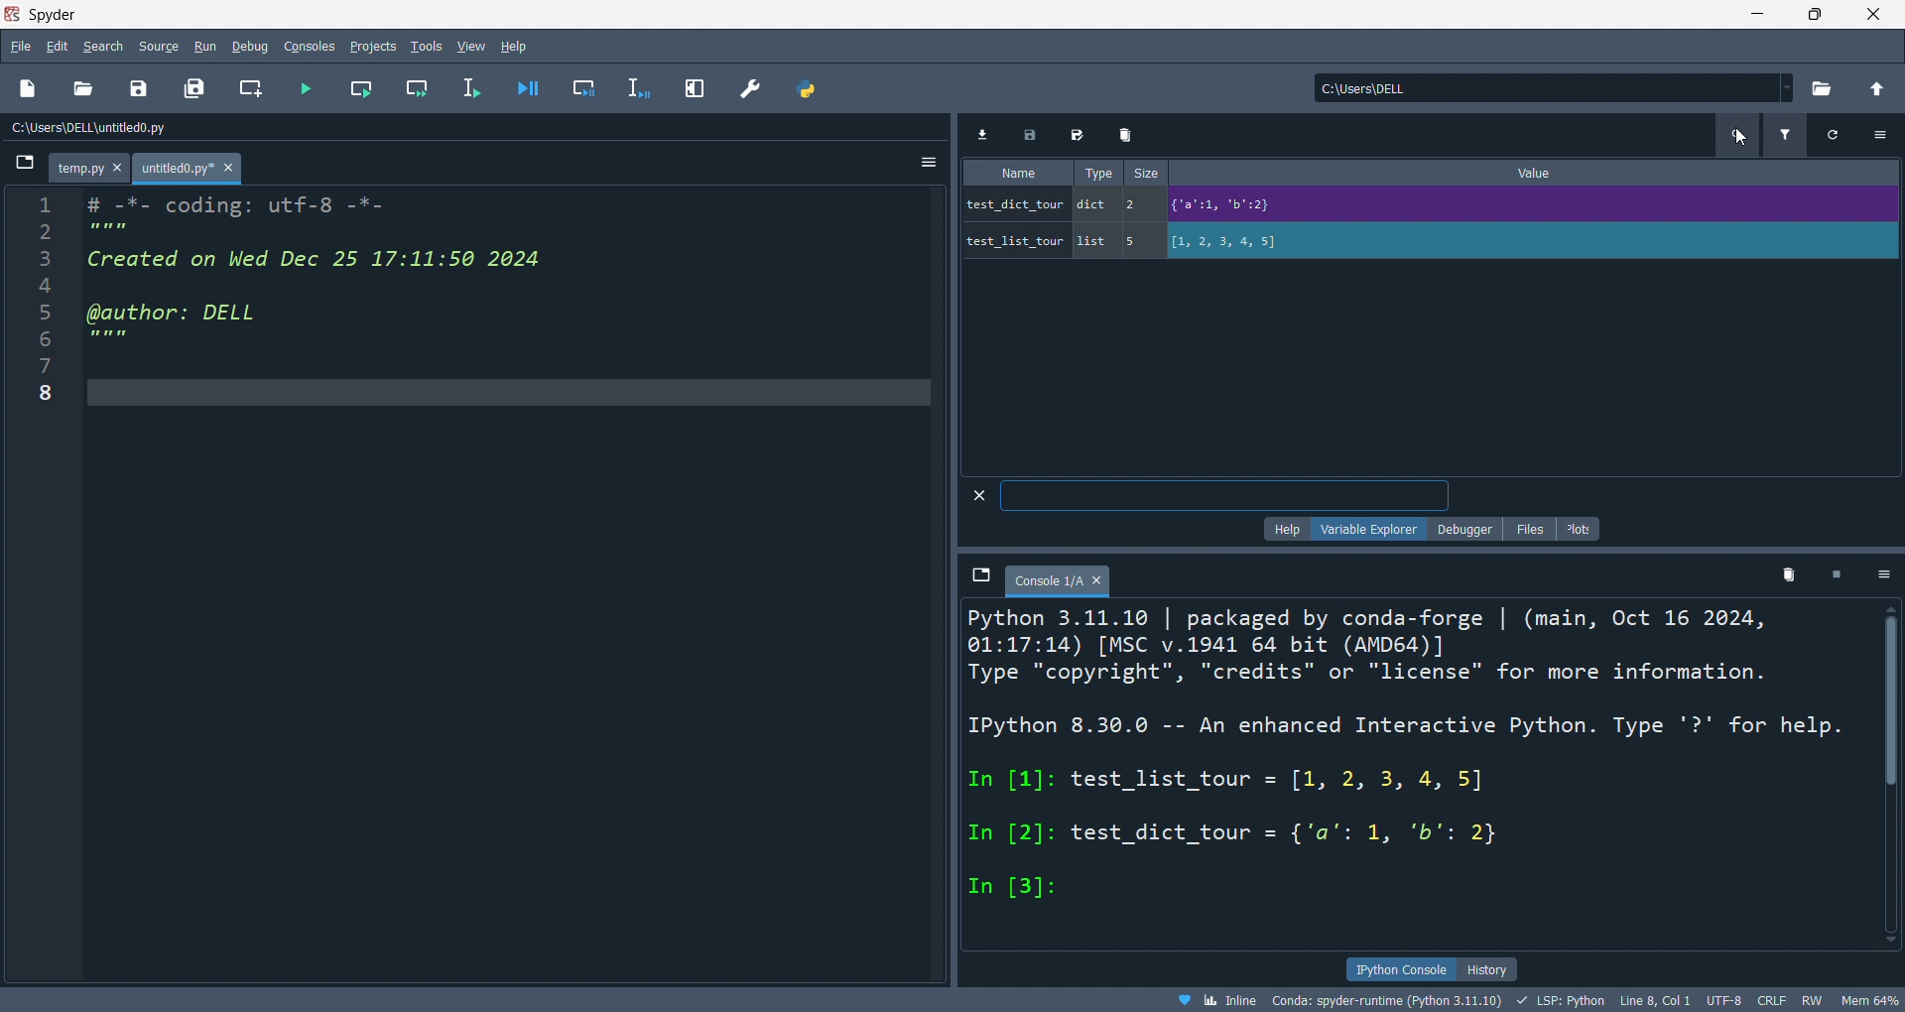 The width and height of the screenshot is (1905, 1012). I want to click on  close kernel, so click(1844, 576).